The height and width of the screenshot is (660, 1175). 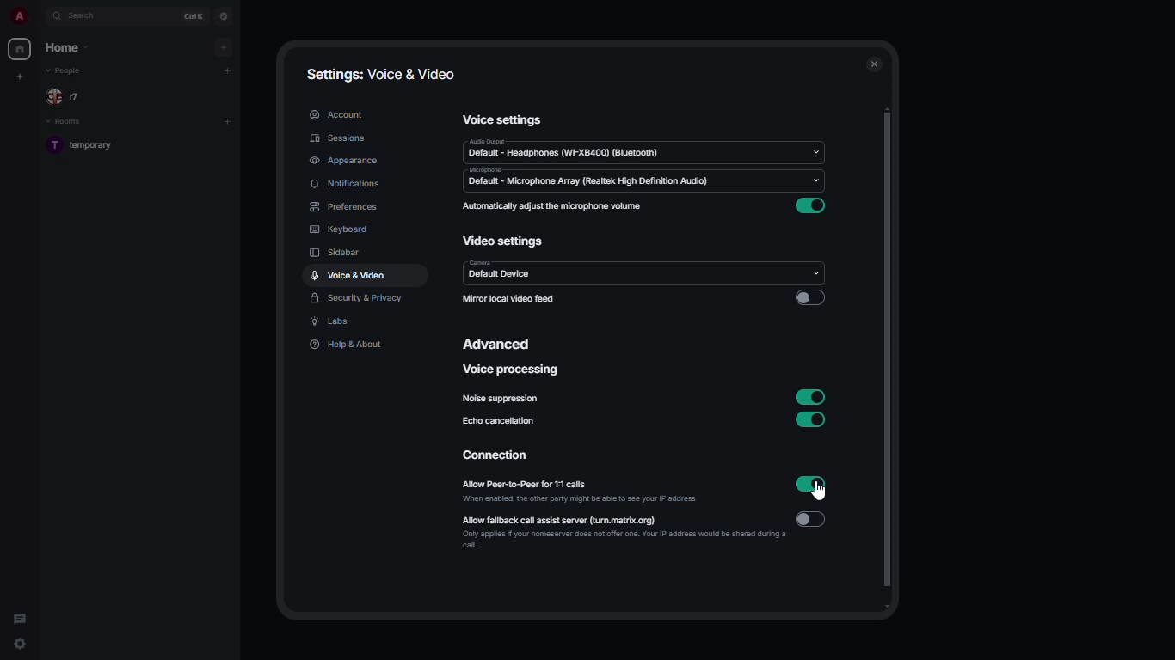 I want to click on preferences, so click(x=342, y=207).